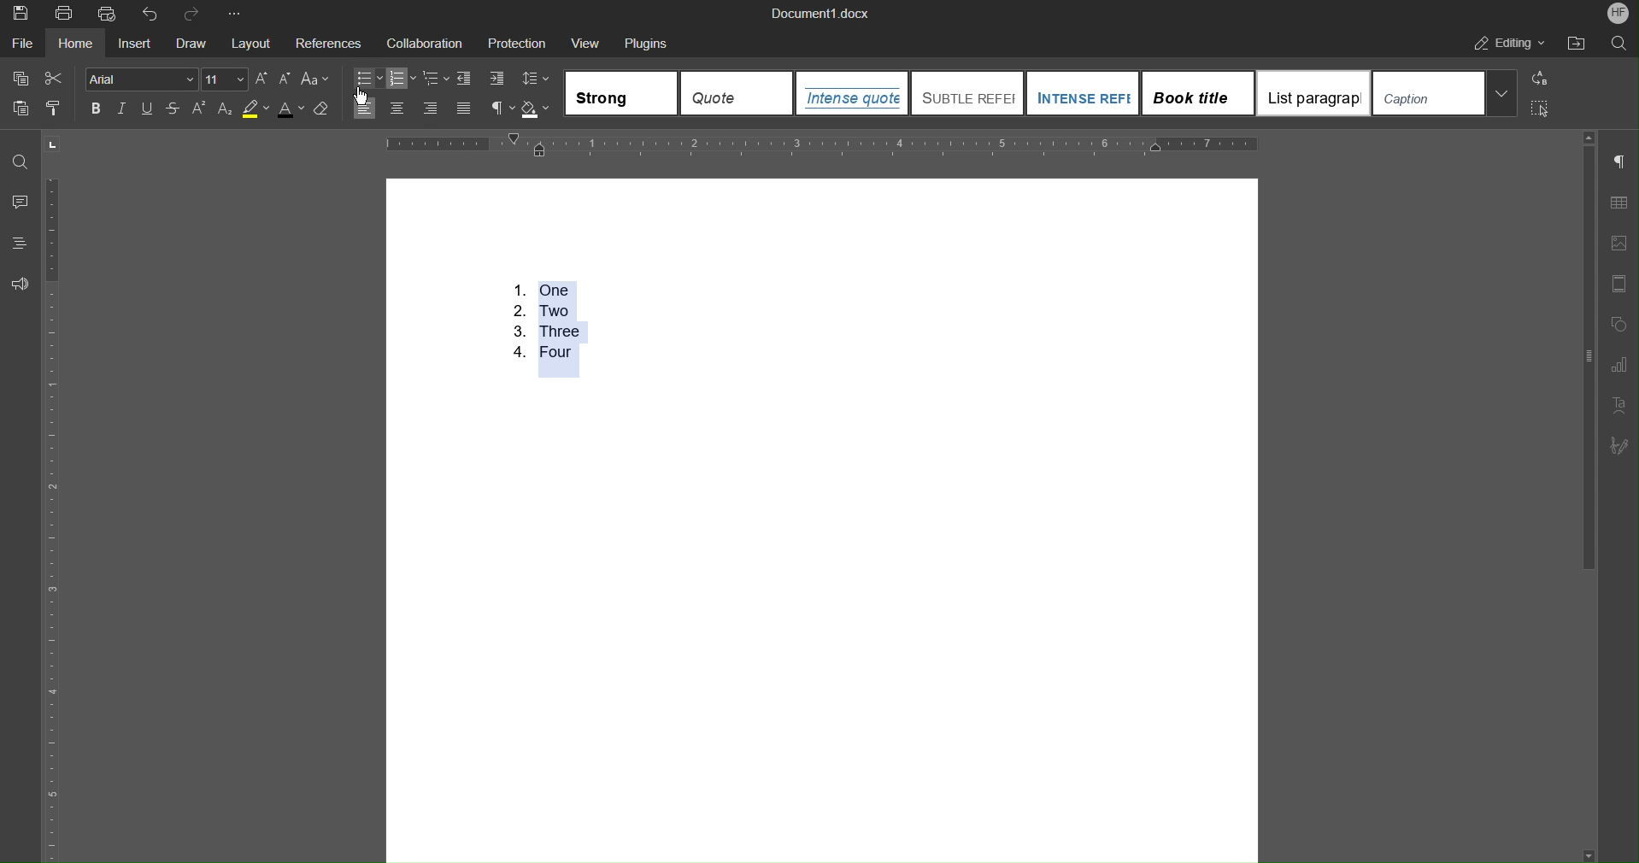 This screenshot has height=863, width=1639. What do you see at coordinates (1618, 325) in the screenshot?
I see `Shape Settings` at bounding box center [1618, 325].